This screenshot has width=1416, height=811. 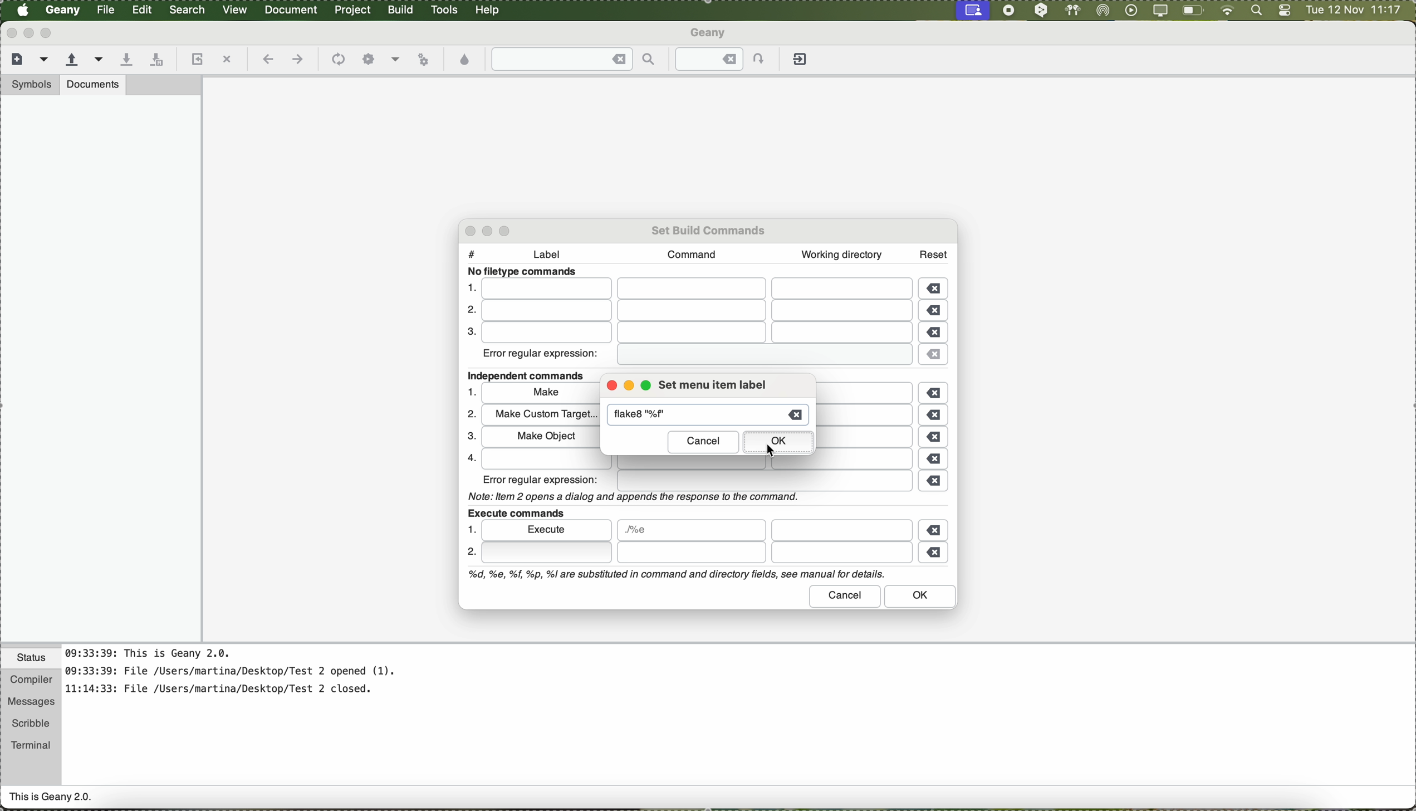 I want to click on click, so click(x=546, y=553).